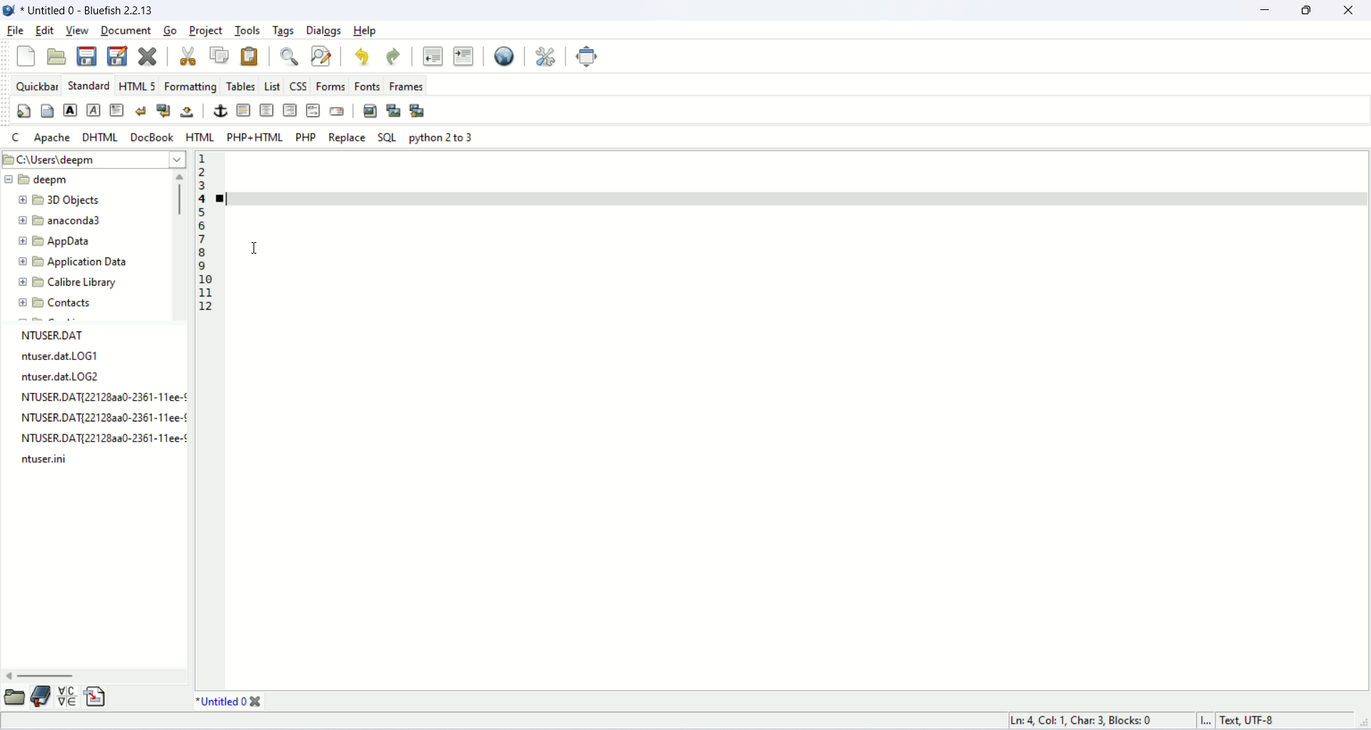 The image size is (1371, 730). What do you see at coordinates (319, 55) in the screenshot?
I see `find and replace` at bounding box center [319, 55].